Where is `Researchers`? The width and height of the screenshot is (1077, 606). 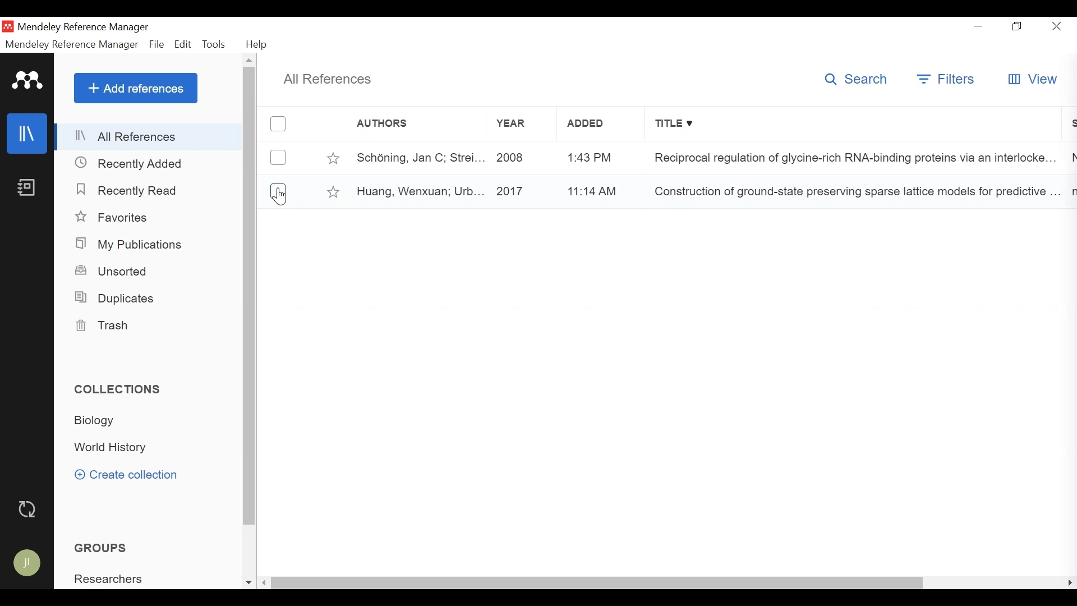
Researchers is located at coordinates (114, 581).